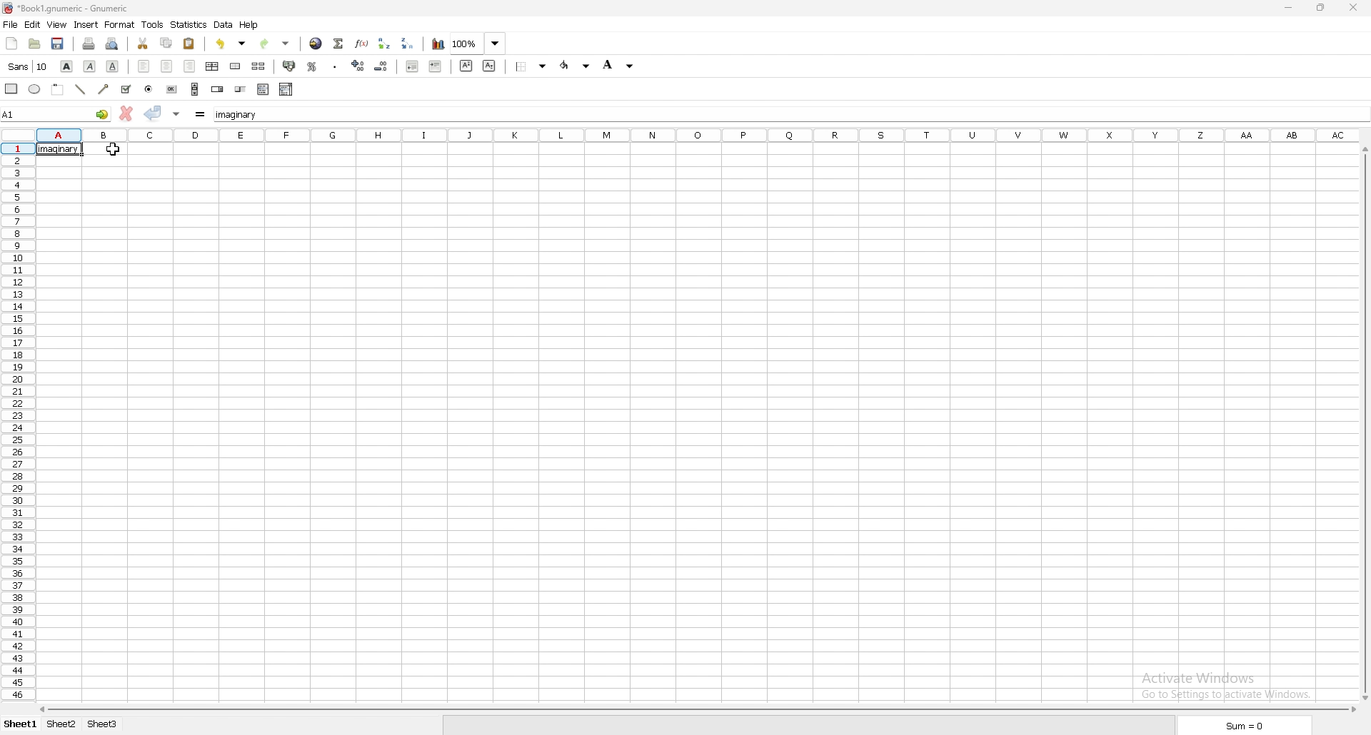 Image resolution: width=1371 pixels, height=735 pixels. I want to click on sort ascending, so click(384, 44).